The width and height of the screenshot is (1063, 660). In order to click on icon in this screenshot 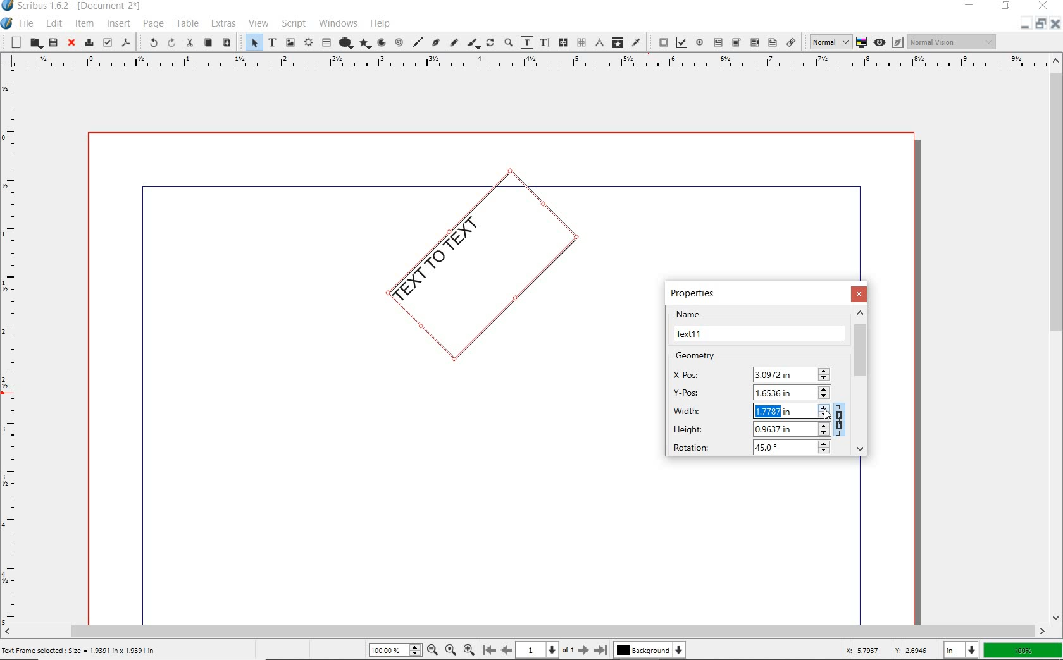, I will do `click(7, 6)`.